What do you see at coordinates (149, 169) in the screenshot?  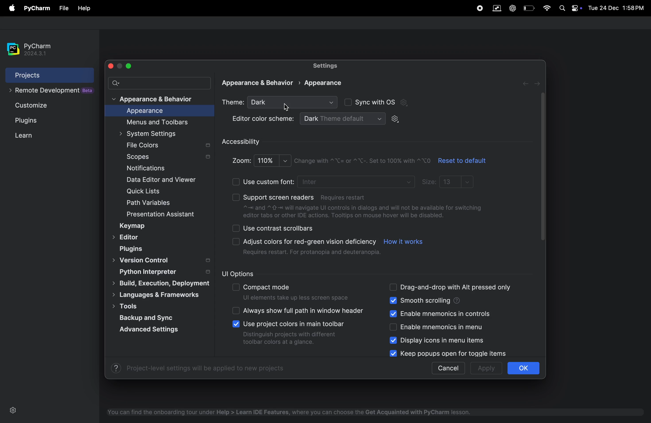 I see `notifications` at bounding box center [149, 169].